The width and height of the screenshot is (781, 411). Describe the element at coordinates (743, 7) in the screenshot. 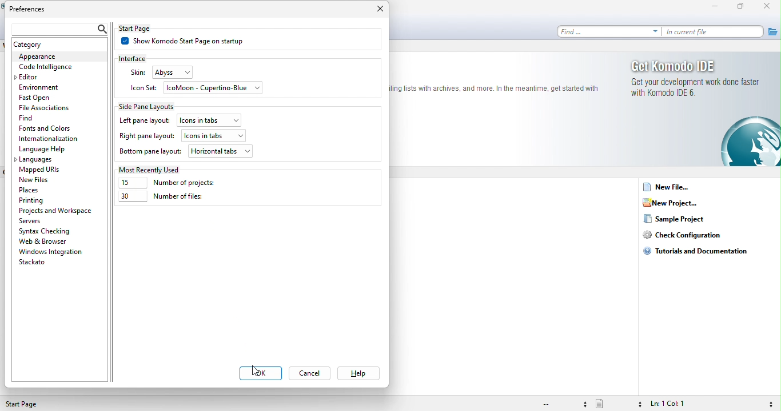

I see `maximize` at that location.